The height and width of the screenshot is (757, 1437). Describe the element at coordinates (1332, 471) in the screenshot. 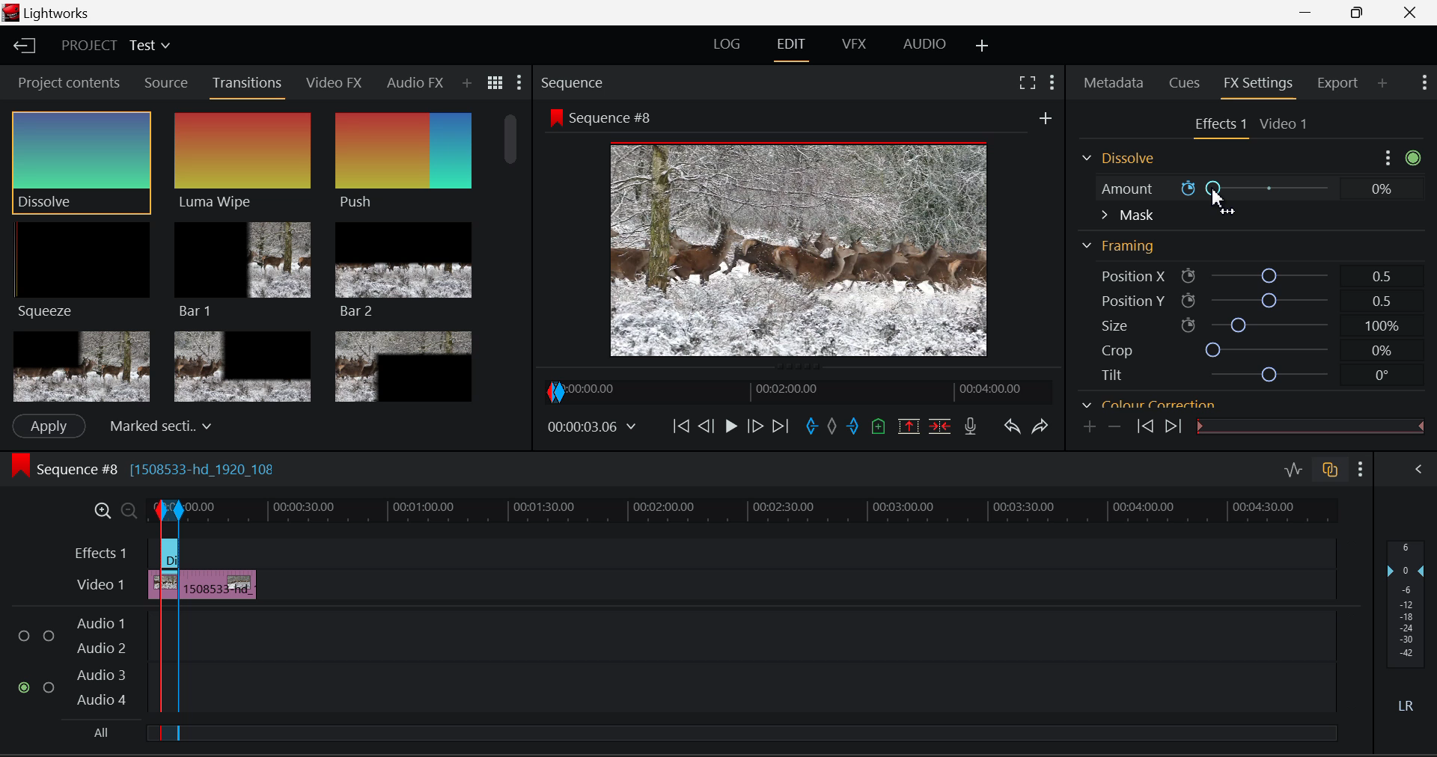

I see `Toggle Audio Track Sync` at that location.